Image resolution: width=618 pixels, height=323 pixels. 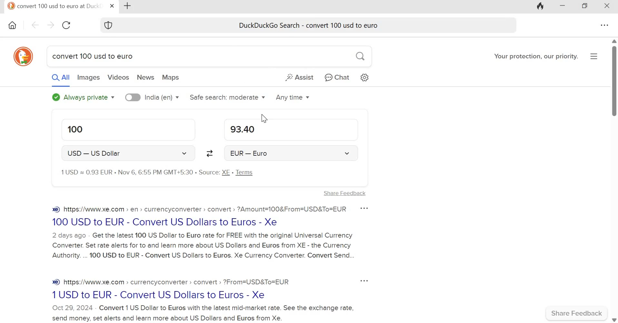 What do you see at coordinates (577, 313) in the screenshot?
I see `share feedback` at bounding box center [577, 313].